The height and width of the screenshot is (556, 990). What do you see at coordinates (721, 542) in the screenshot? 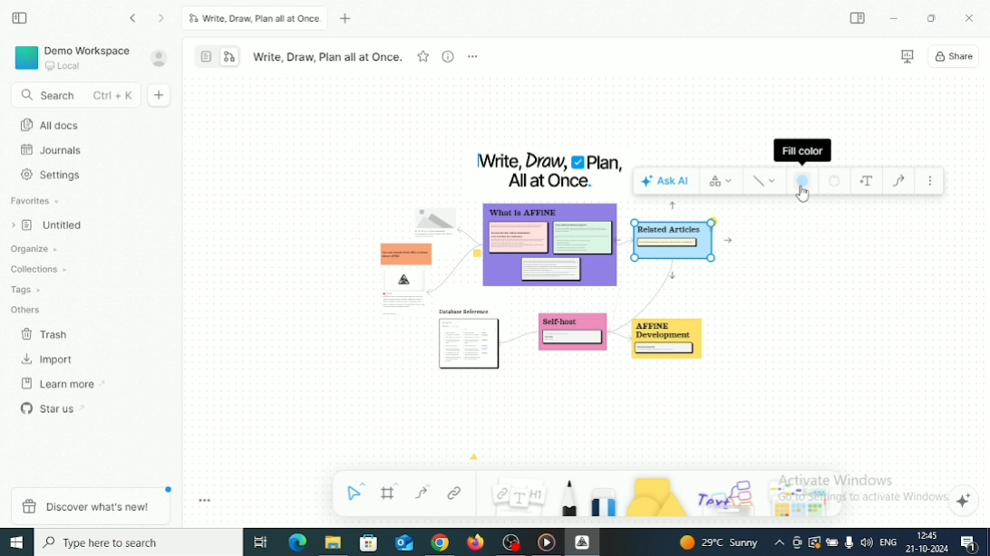
I see `Temperature` at bounding box center [721, 542].